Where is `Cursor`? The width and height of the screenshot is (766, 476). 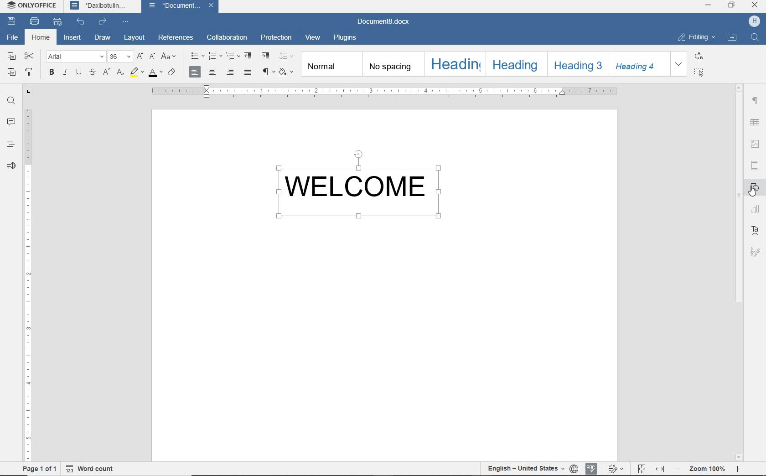 Cursor is located at coordinates (752, 191).